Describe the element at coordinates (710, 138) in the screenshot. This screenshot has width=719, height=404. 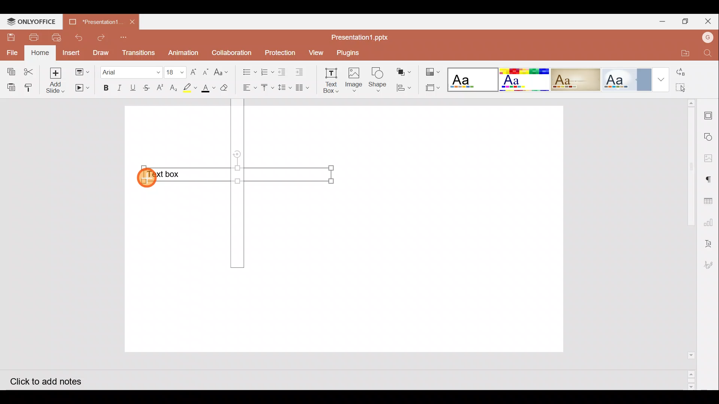
I see `Shapes settings` at that location.